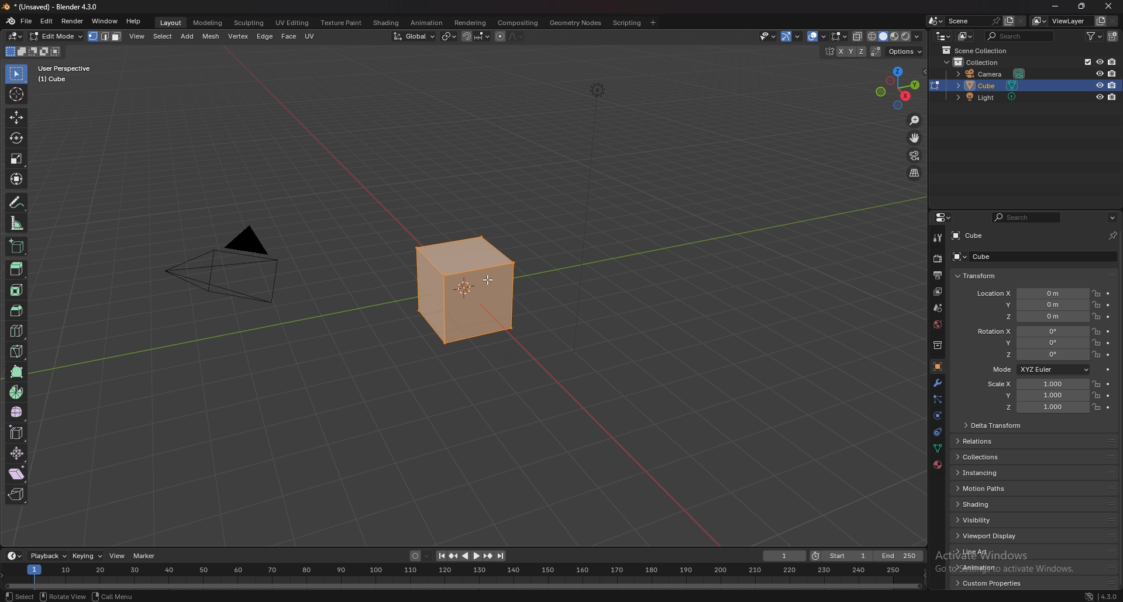 This screenshot has width=1123, height=602. I want to click on disable in render, so click(1112, 96).